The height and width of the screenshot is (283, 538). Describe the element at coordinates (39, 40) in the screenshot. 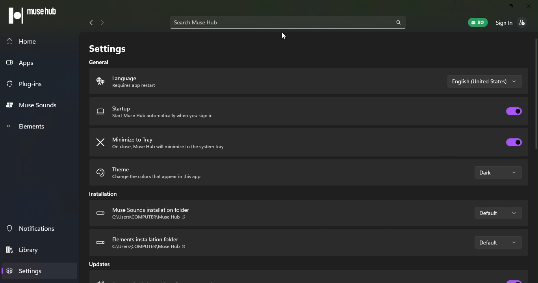

I see `Home` at that location.